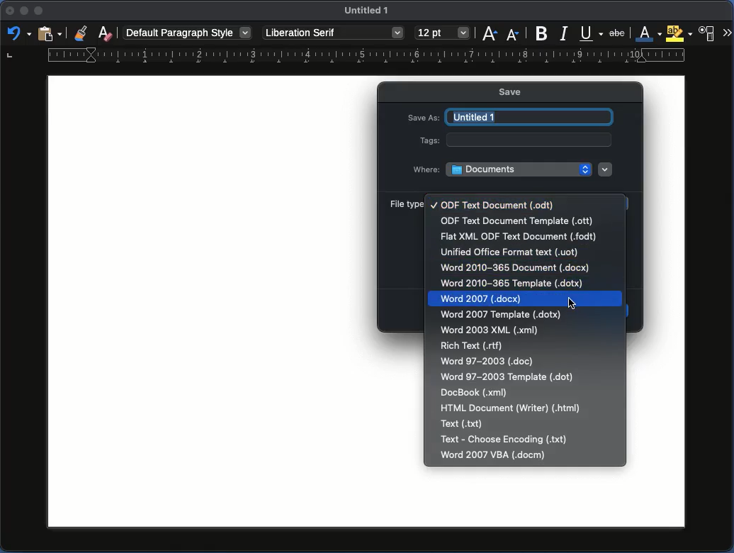 Image resolution: width=734 pixels, height=553 pixels. What do you see at coordinates (426, 169) in the screenshot?
I see `Where` at bounding box center [426, 169].